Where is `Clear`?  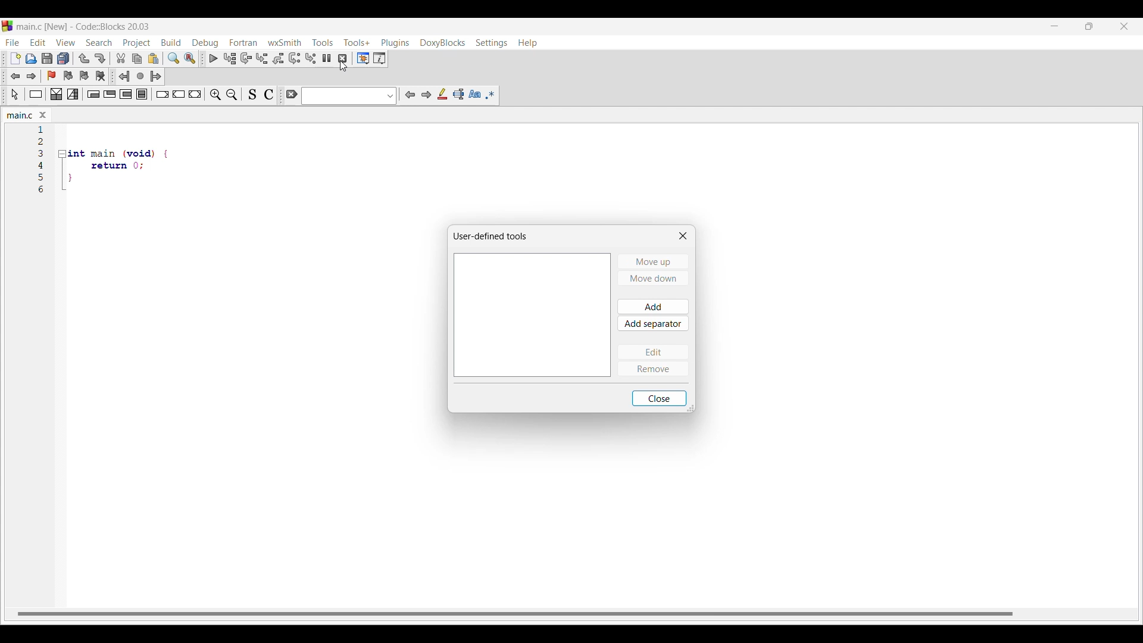
Clear is located at coordinates (292, 94).